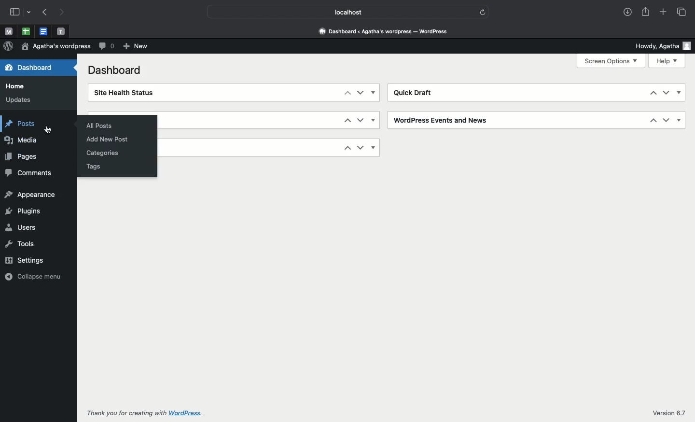 The height and width of the screenshot is (422, 695). Describe the element at coordinates (440, 120) in the screenshot. I see `WordPress events and news` at that location.